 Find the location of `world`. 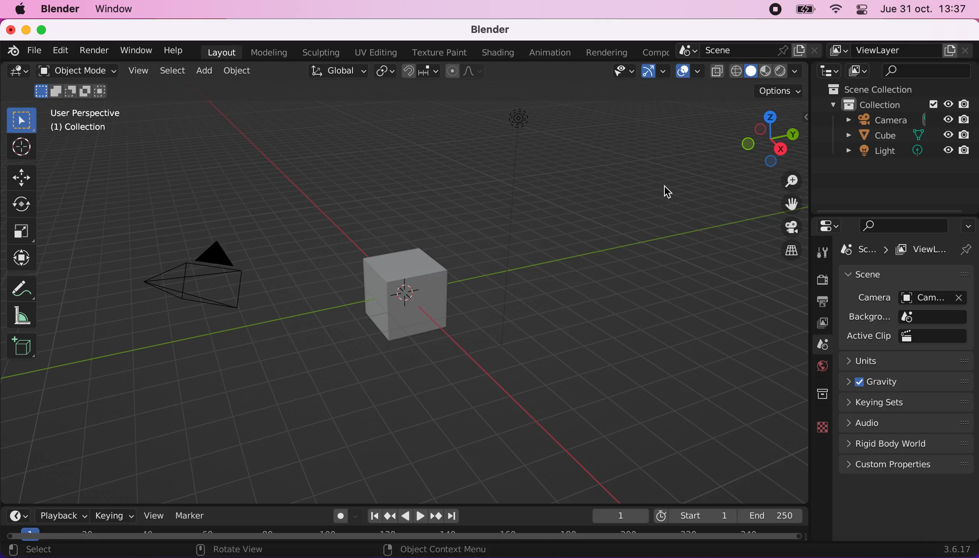

world is located at coordinates (817, 366).